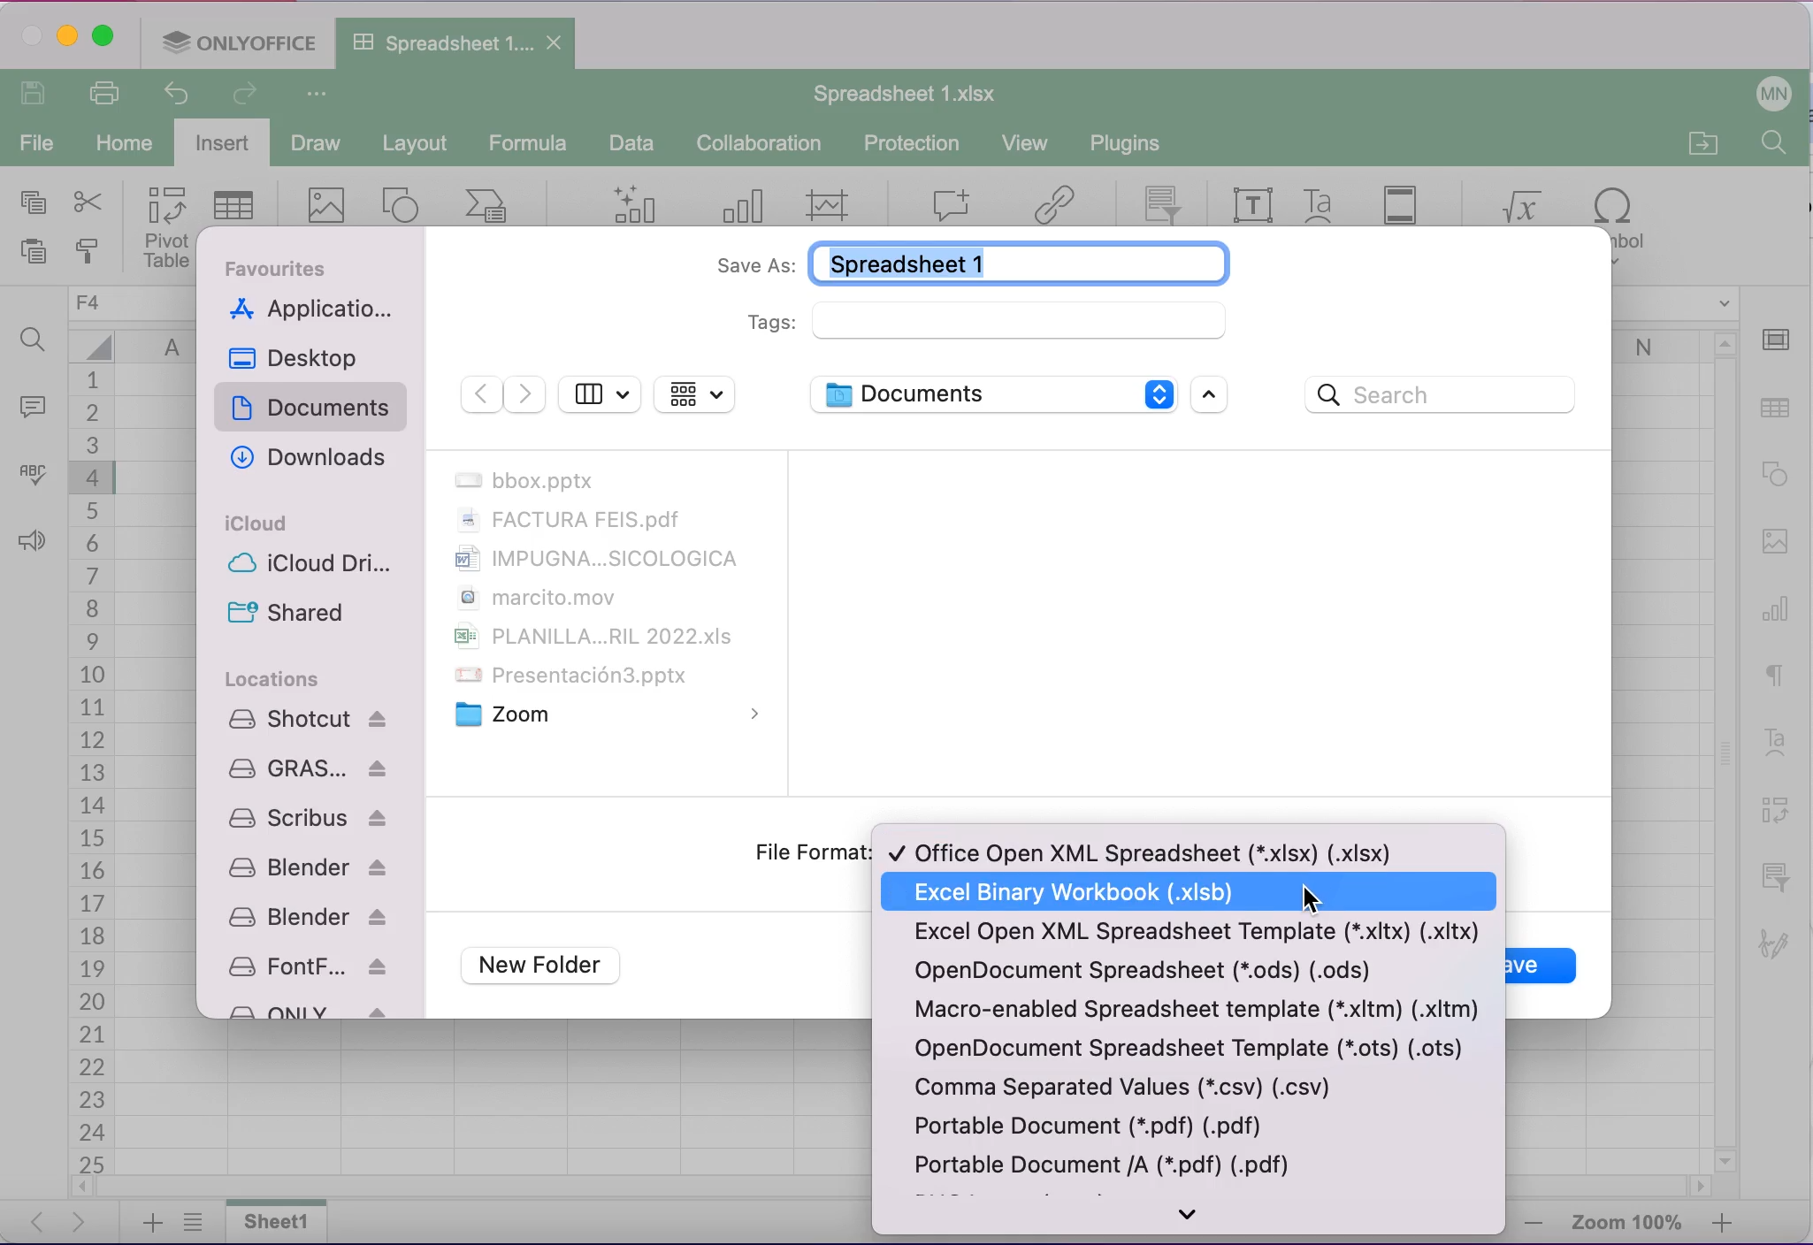  I want to click on portable document /a, so click(1119, 1171).